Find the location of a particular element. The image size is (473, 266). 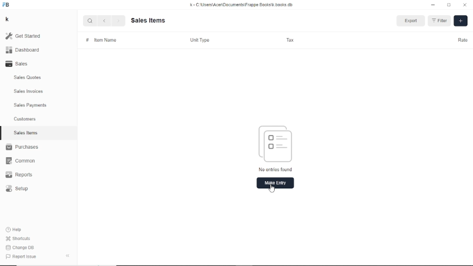

K -C\Users\Acer\Documents\ Frappe Books\k books db is located at coordinates (243, 5).